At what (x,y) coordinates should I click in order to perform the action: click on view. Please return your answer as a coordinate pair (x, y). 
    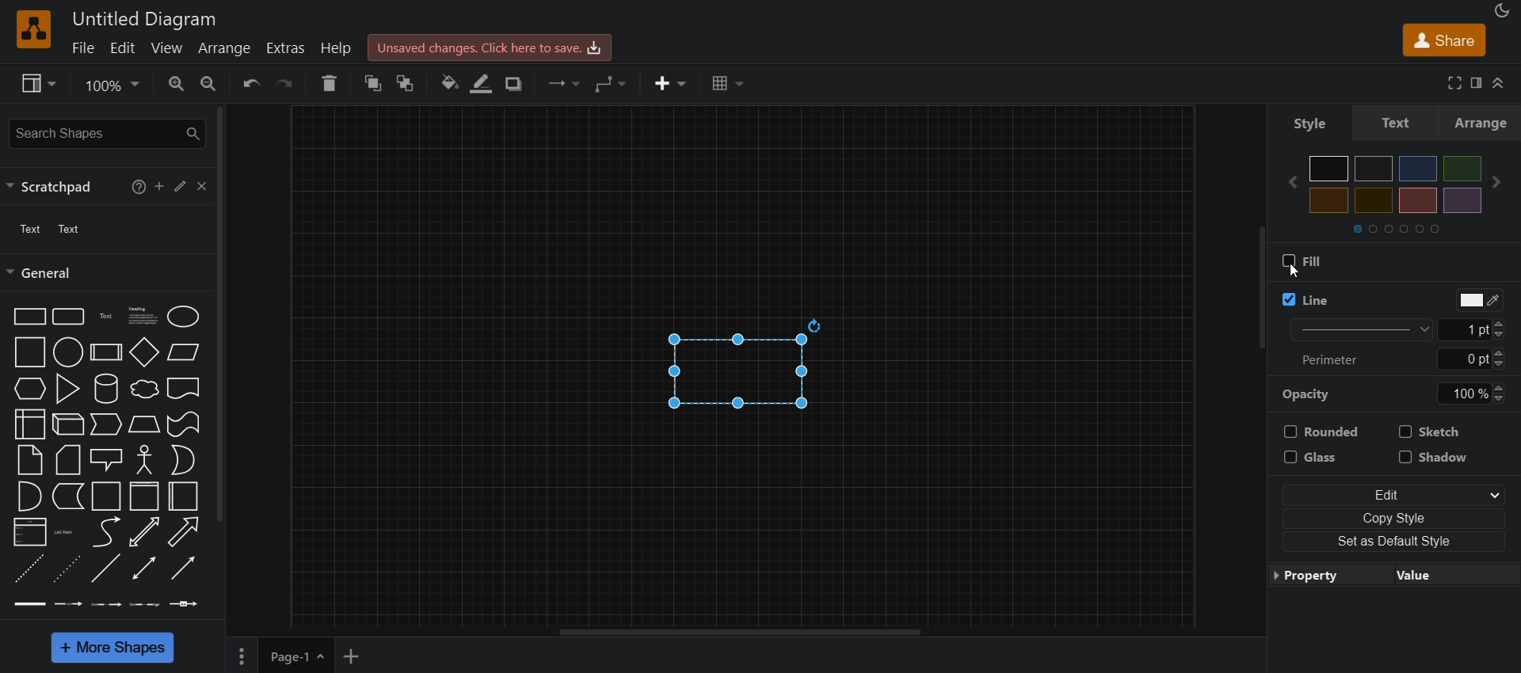
    Looking at the image, I should click on (166, 48).